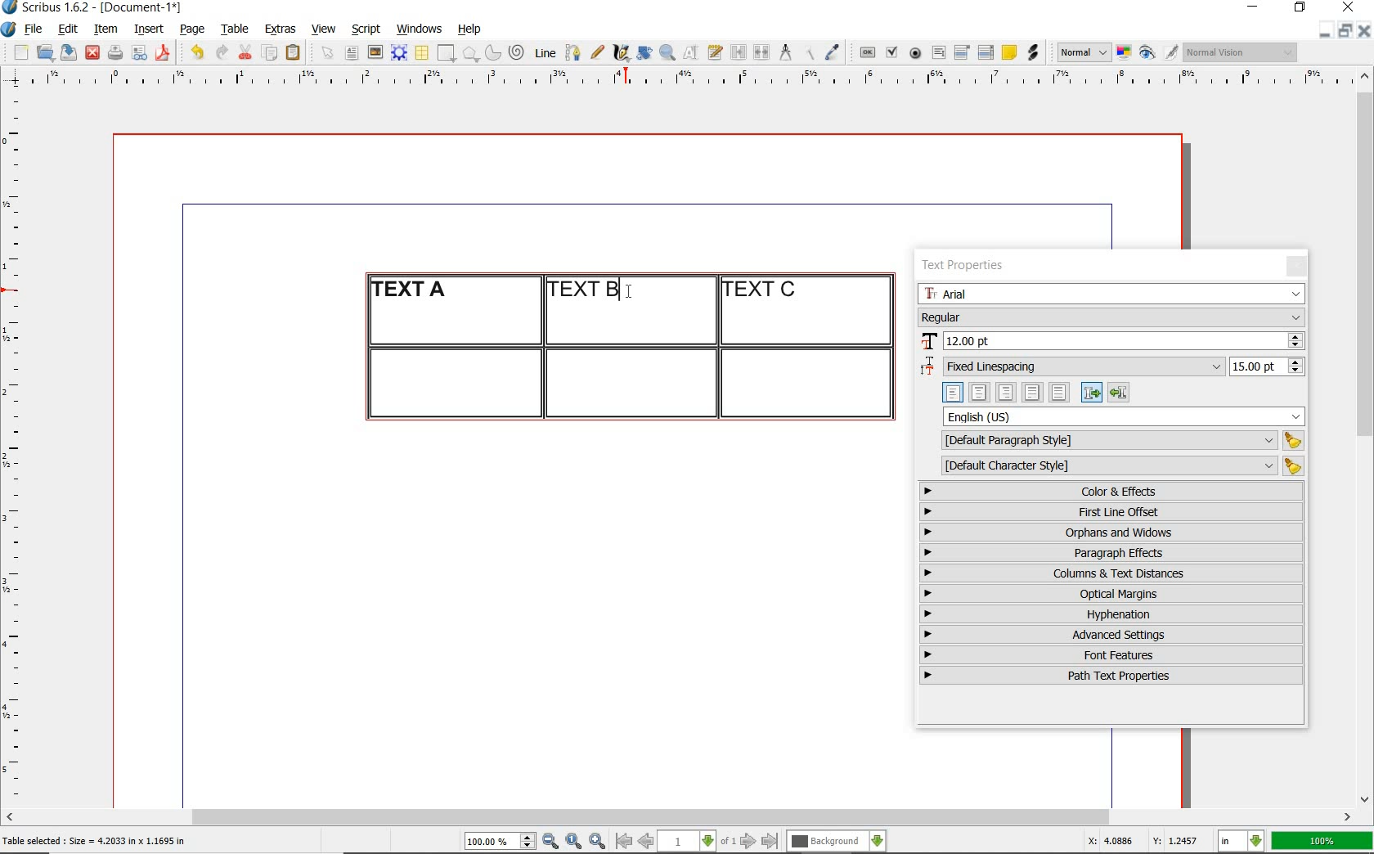 The width and height of the screenshot is (1374, 854). What do you see at coordinates (271, 54) in the screenshot?
I see `copy` at bounding box center [271, 54].